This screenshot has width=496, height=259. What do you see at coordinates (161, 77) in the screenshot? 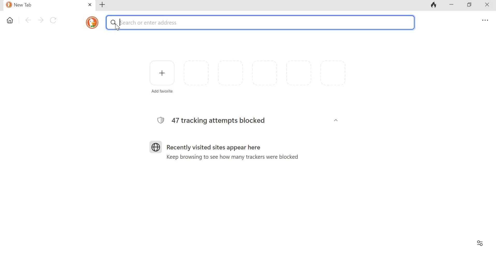
I see `Add favorite` at bounding box center [161, 77].